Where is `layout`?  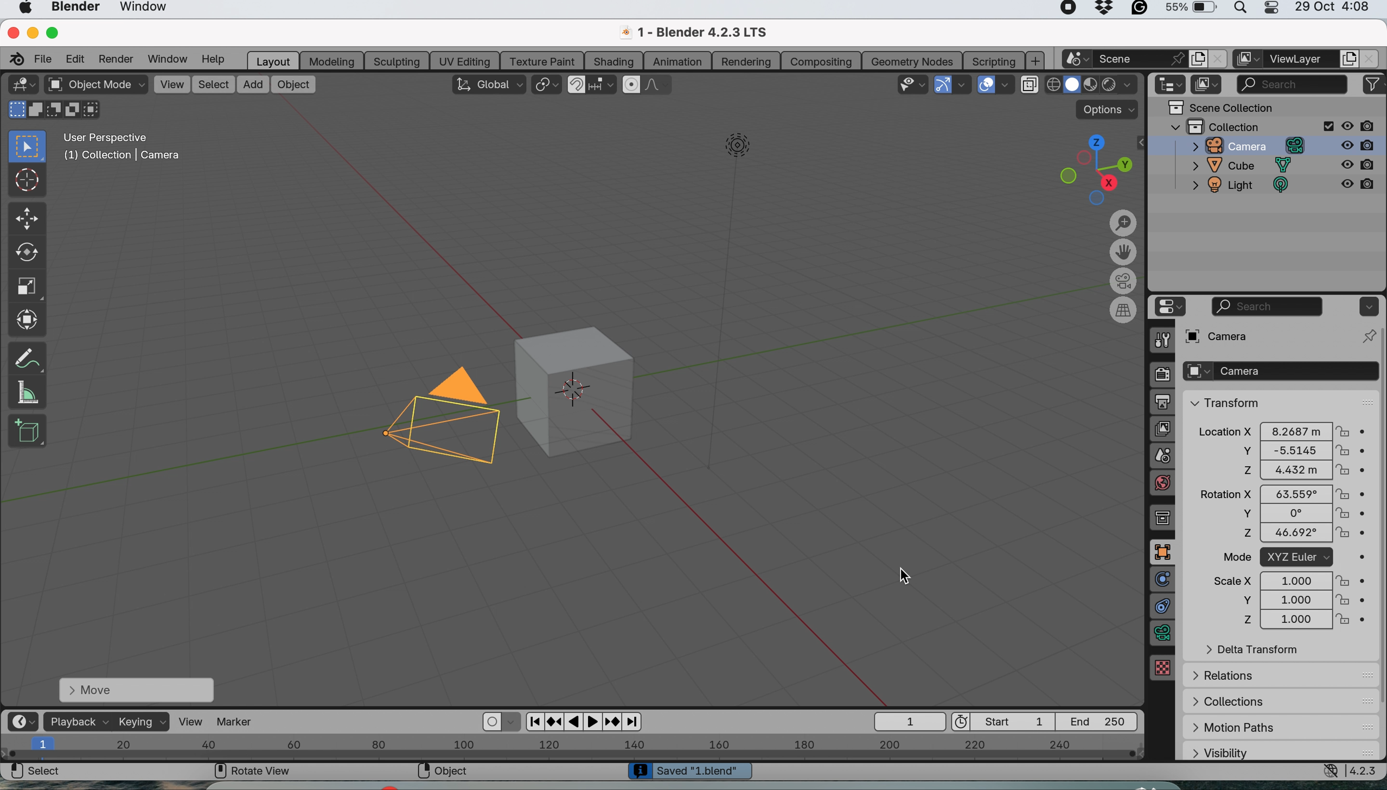 layout is located at coordinates (273, 60).